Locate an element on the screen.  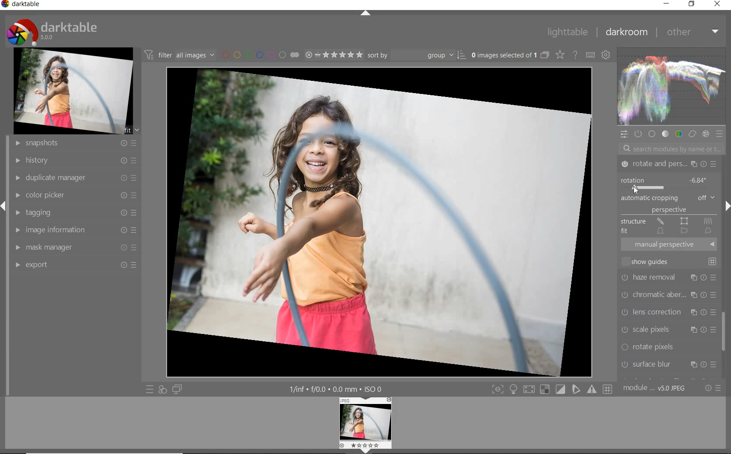
snapshots is located at coordinates (74, 144).